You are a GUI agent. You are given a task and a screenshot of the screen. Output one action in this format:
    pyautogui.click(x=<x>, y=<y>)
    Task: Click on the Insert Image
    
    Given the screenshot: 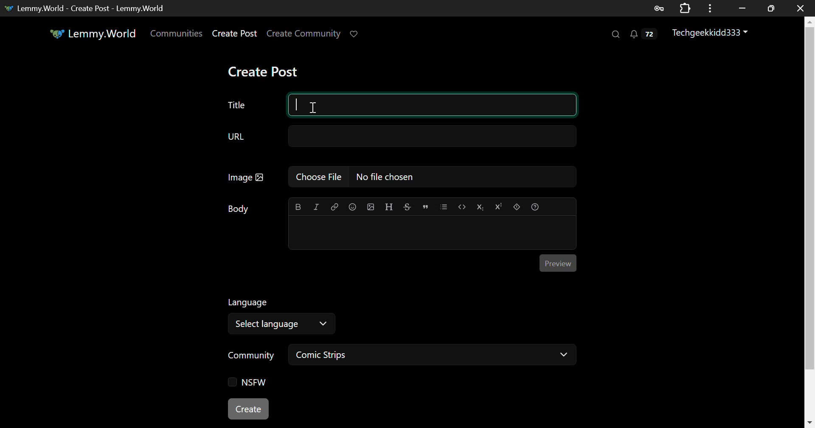 What is the action you would take?
    pyautogui.click(x=370, y=207)
    